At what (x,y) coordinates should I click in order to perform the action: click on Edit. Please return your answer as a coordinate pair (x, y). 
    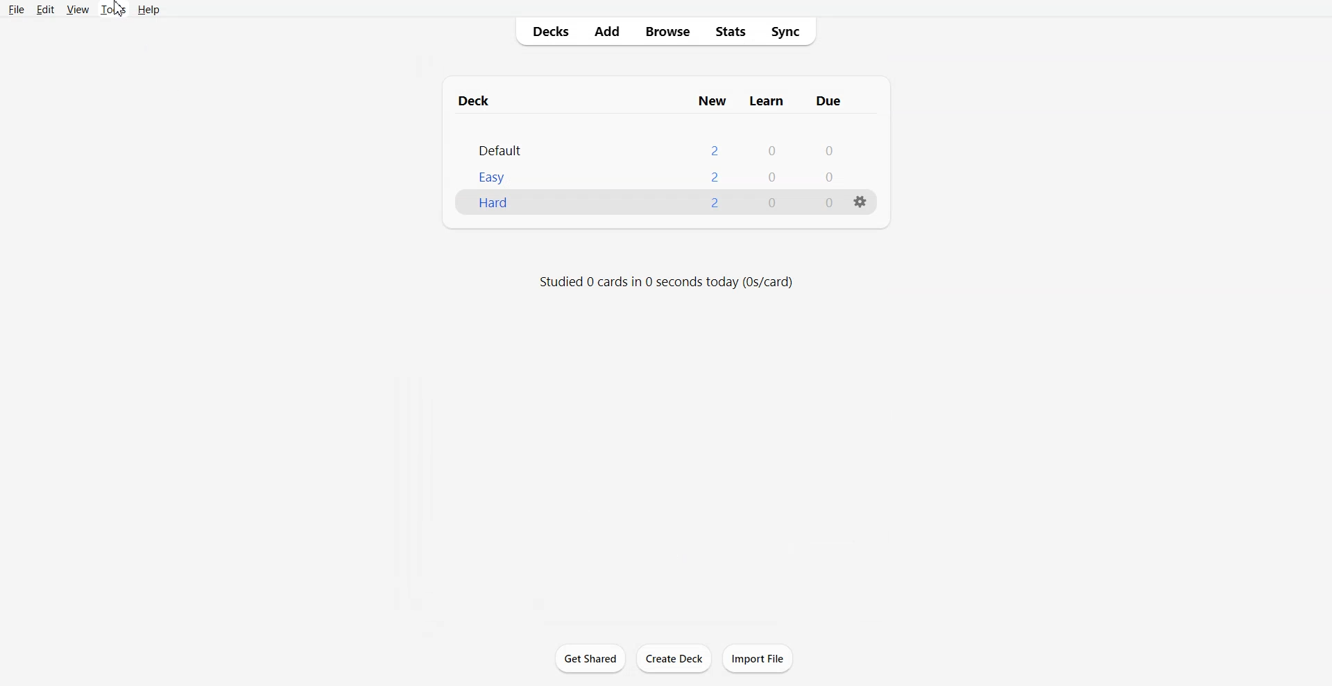
    Looking at the image, I should click on (46, 10).